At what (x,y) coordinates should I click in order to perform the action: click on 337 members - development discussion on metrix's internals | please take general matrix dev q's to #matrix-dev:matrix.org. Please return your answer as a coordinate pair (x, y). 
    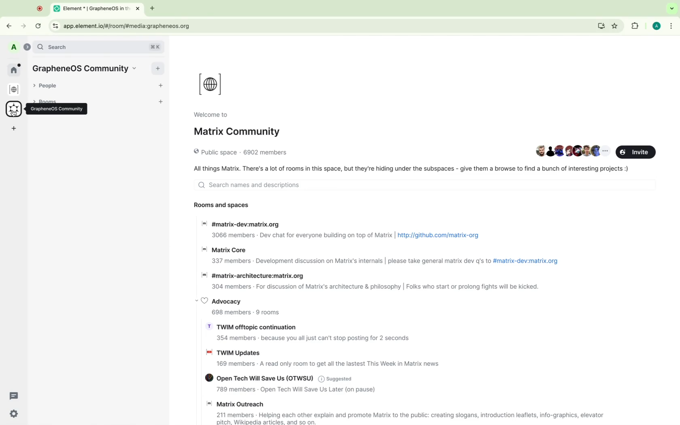
    Looking at the image, I should click on (385, 261).